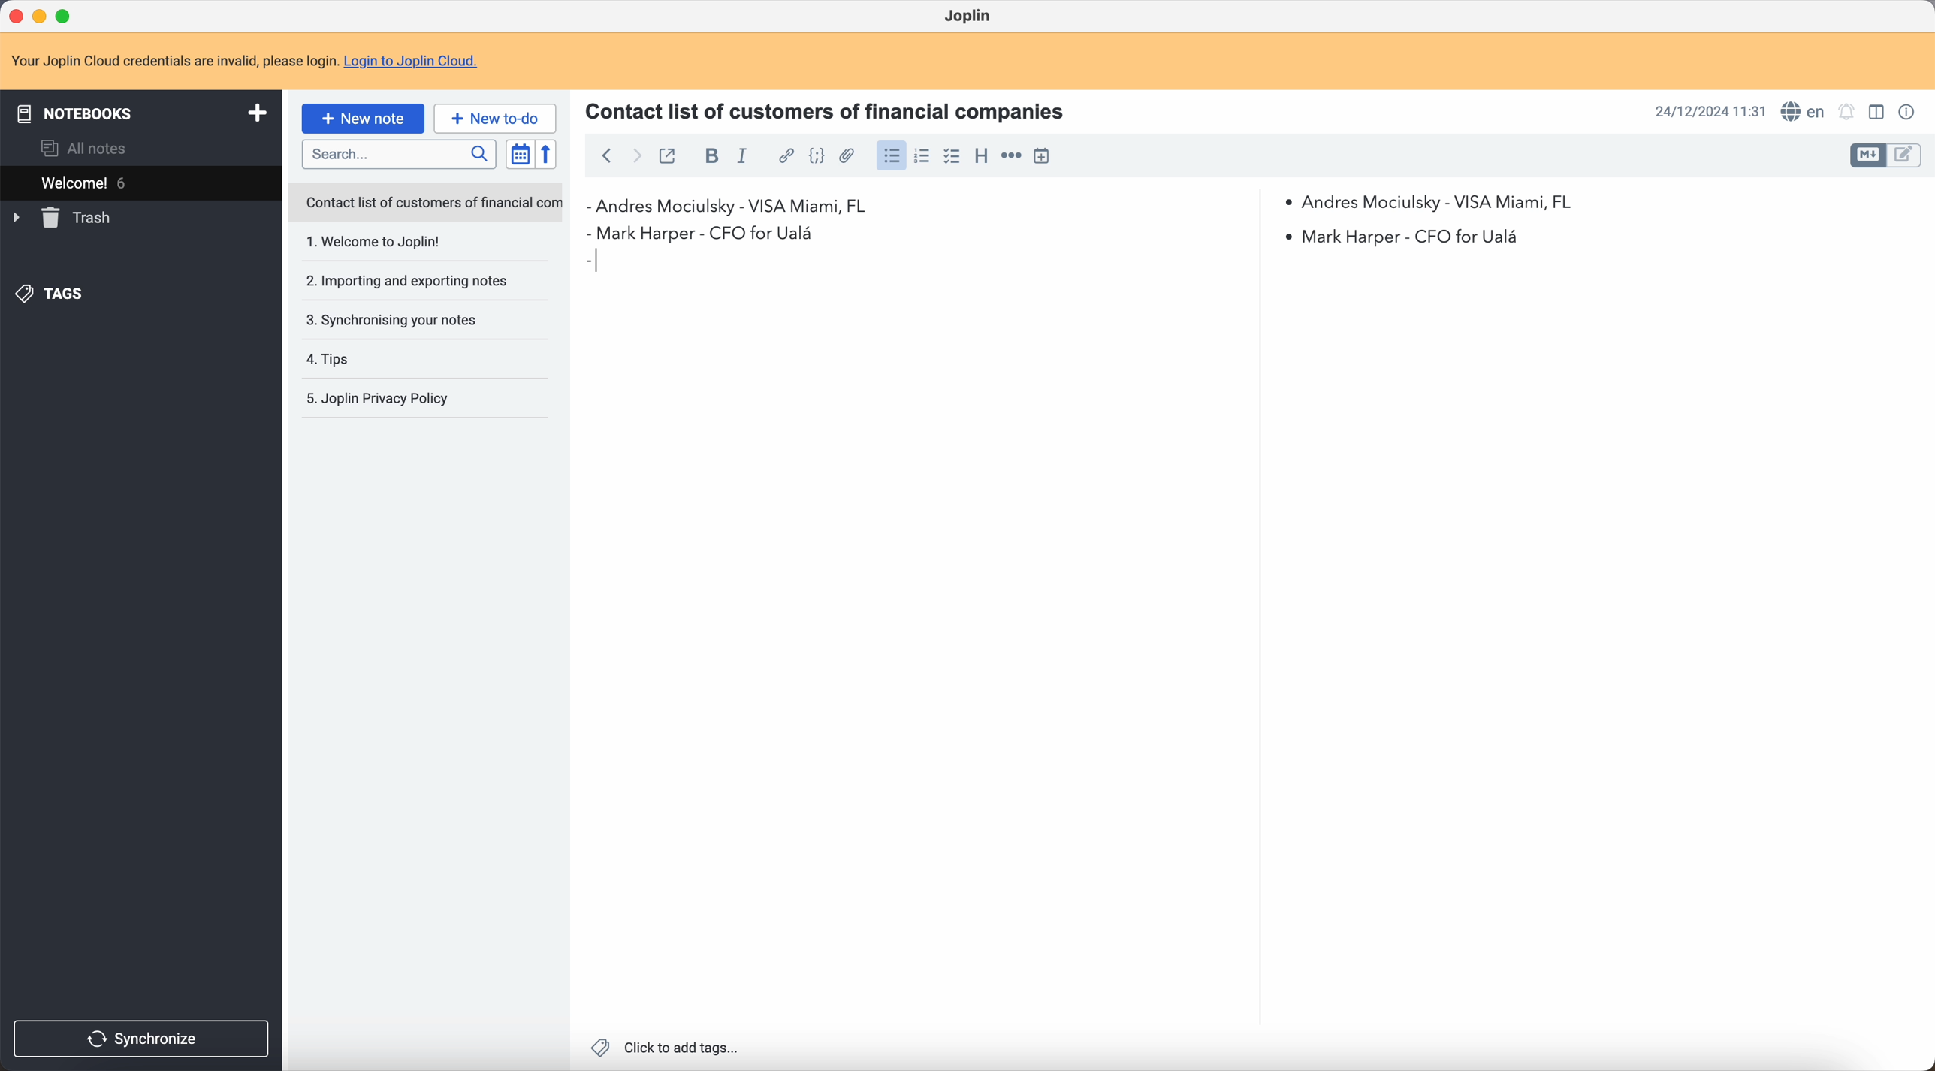  What do you see at coordinates (497, 117) in the screenshot?
I see `new to-do` at bounding box center [497, 117].